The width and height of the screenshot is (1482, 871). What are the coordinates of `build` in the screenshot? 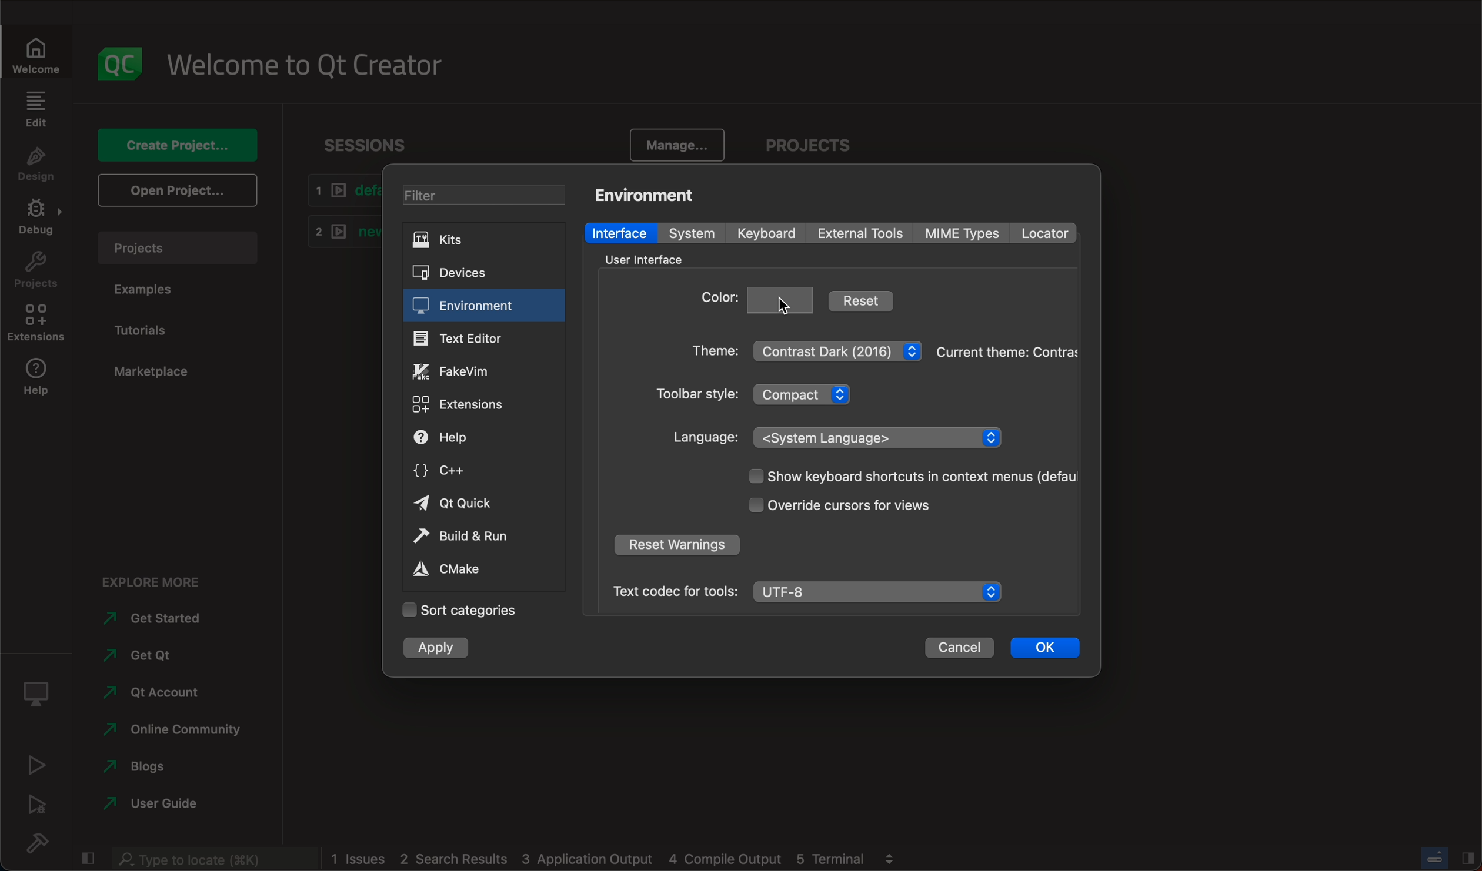 It's located at (45, 843).